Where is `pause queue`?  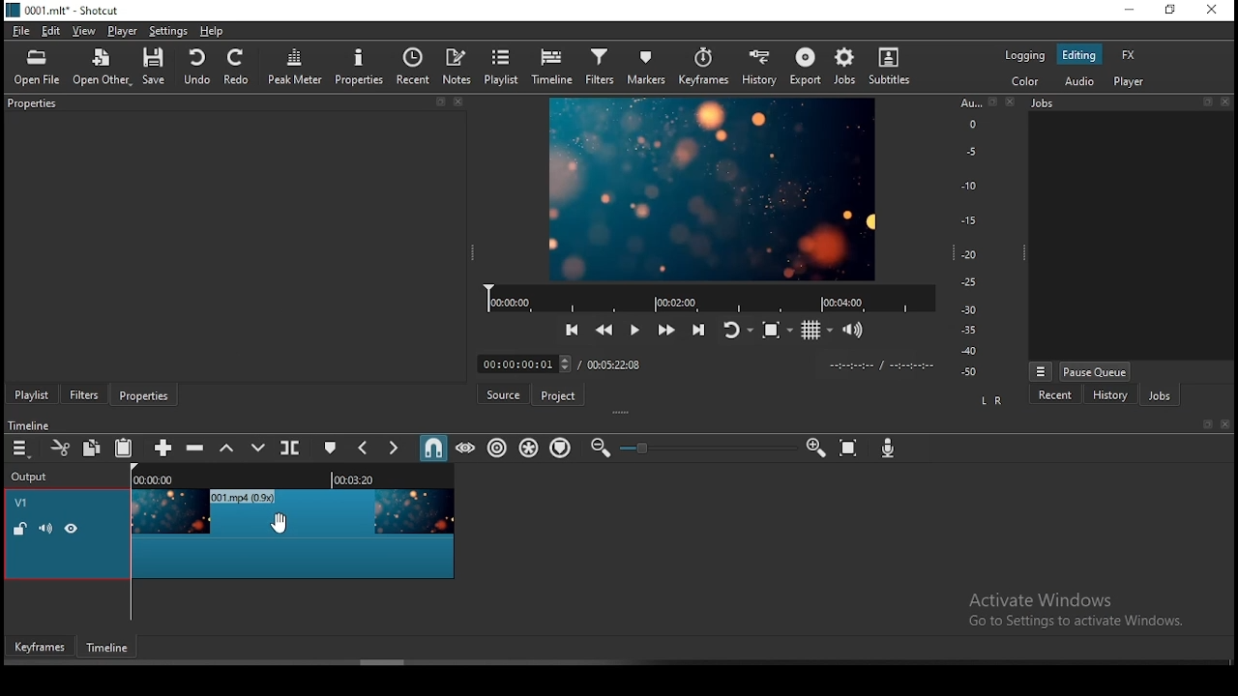 pause queue is located at coordinates (1095, 373).